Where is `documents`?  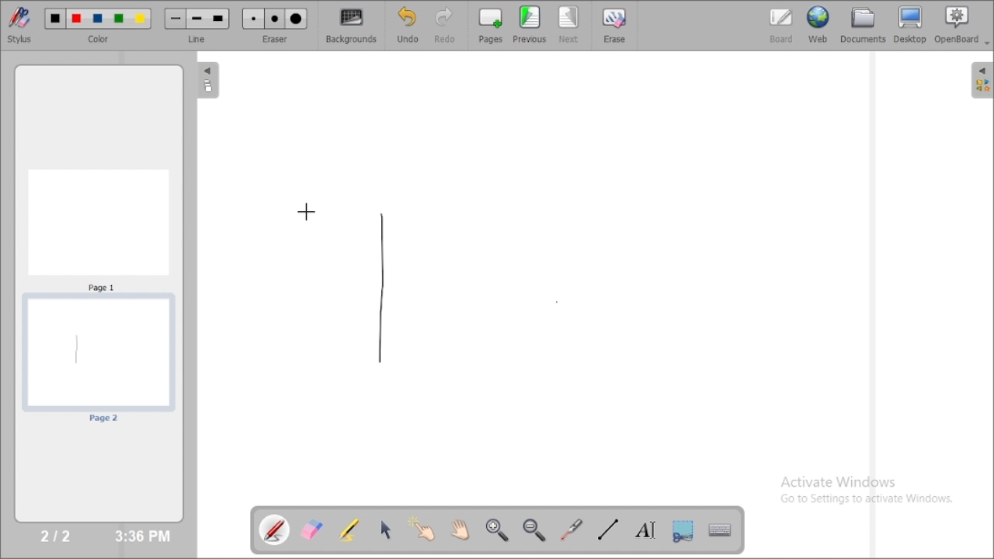 documents is located at coordinates (862, 24).